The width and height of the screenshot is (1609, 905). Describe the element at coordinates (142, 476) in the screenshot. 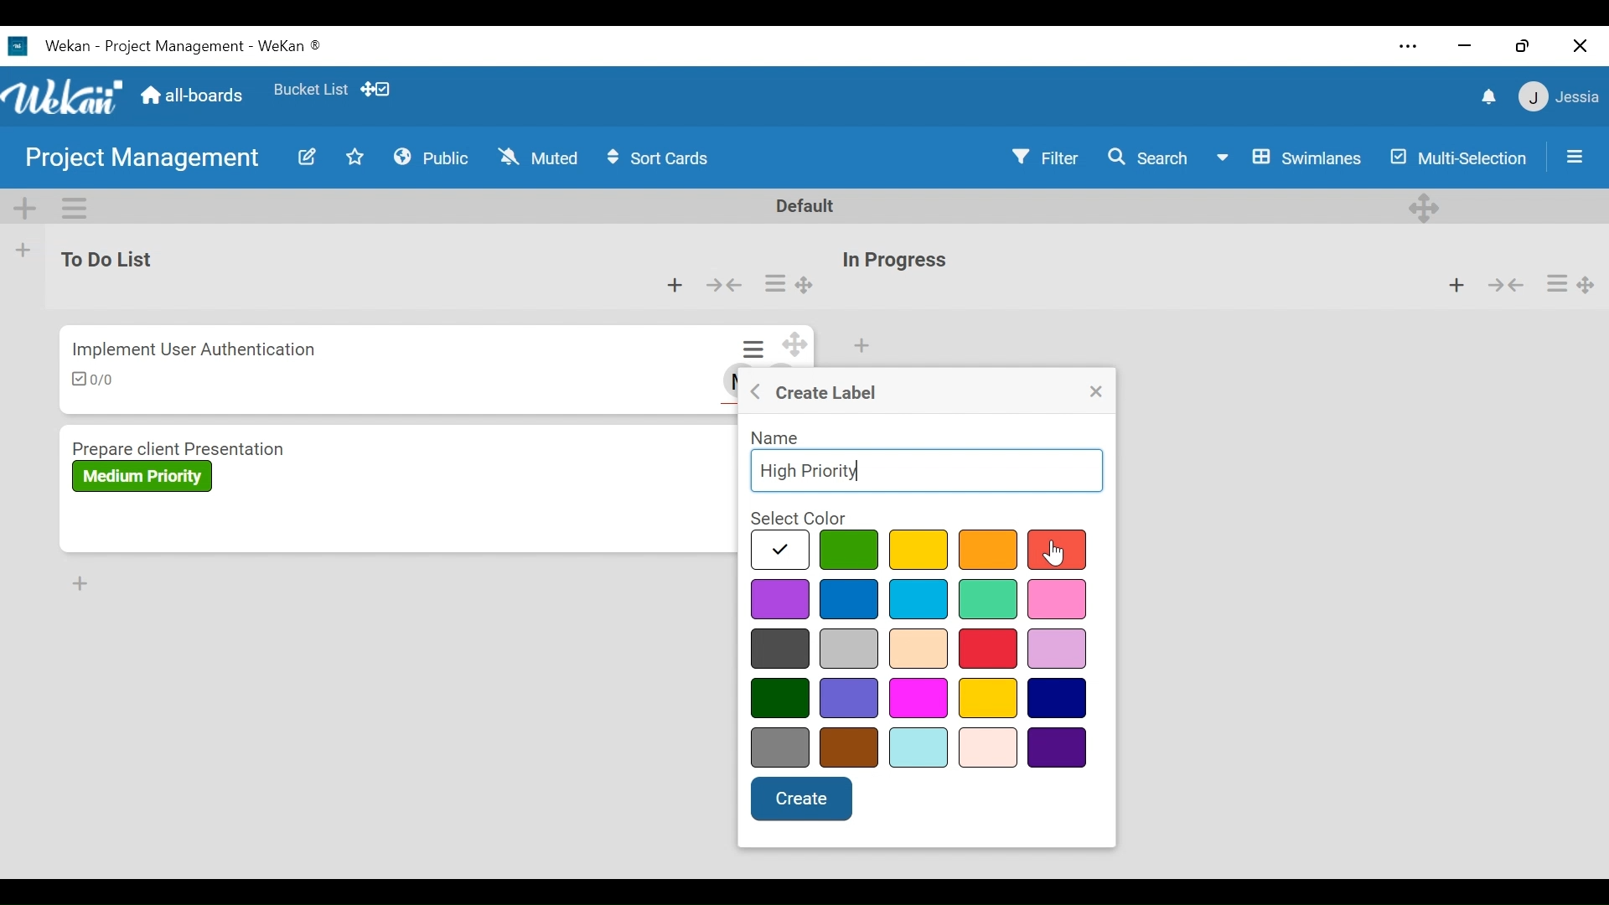

I see `Label` at that location.